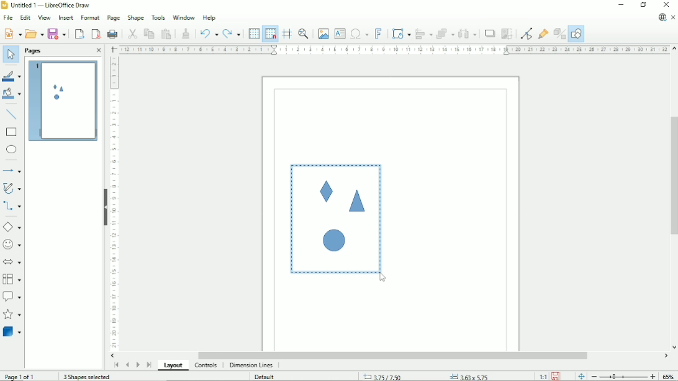  I want to click on Toggle extrusion, so click(559, 34).